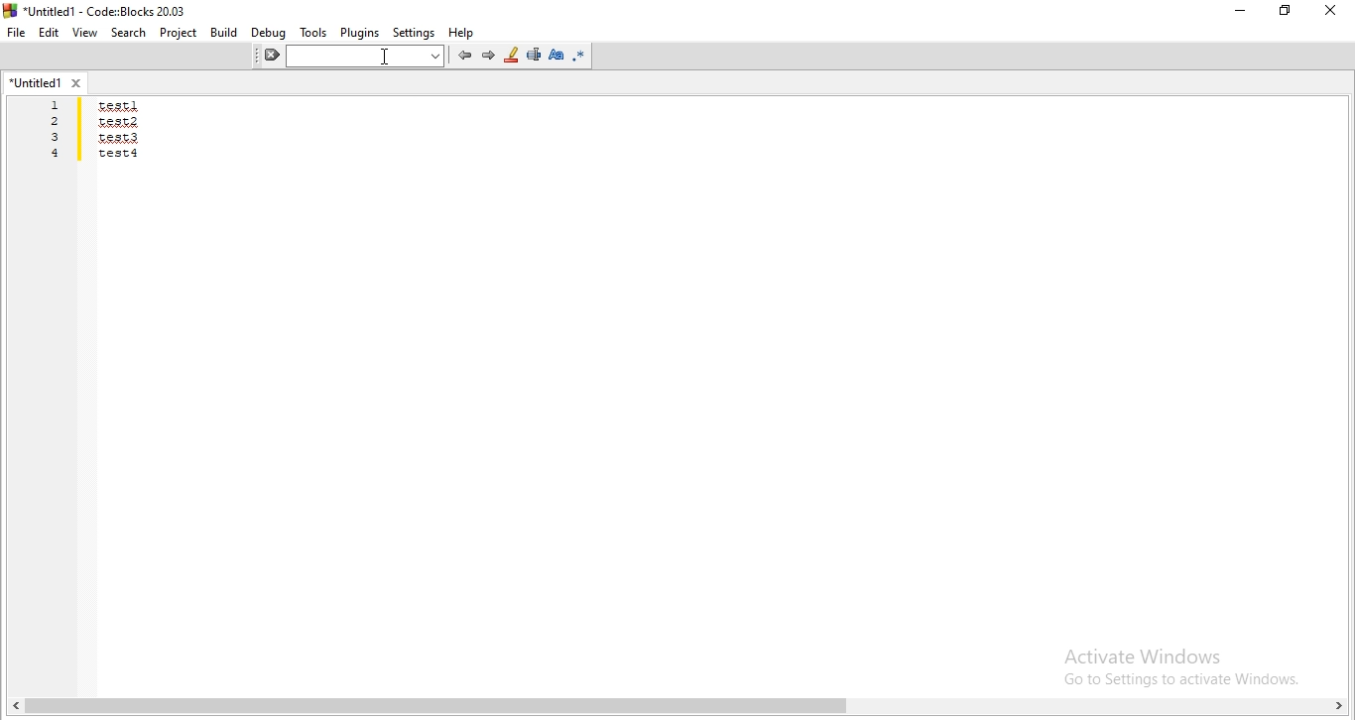 Image resolution: width=1355 pixels, height=720 pixels. I want to click on selected text, so click(532, 57).